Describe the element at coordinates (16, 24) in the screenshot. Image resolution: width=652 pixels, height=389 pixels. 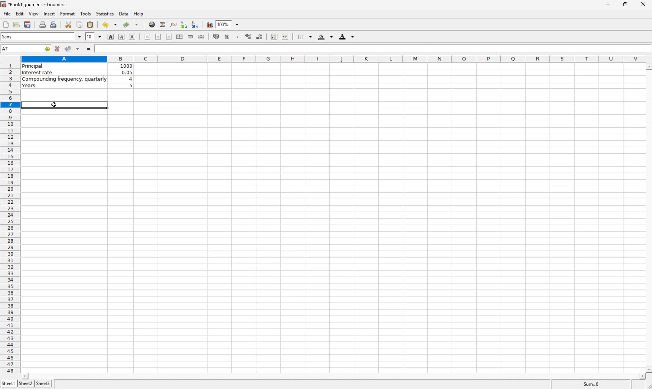
I see `open` at that location.